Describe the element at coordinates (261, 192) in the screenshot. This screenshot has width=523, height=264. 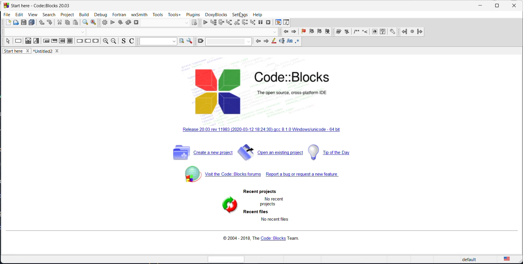
I see `recent projects` at that location.